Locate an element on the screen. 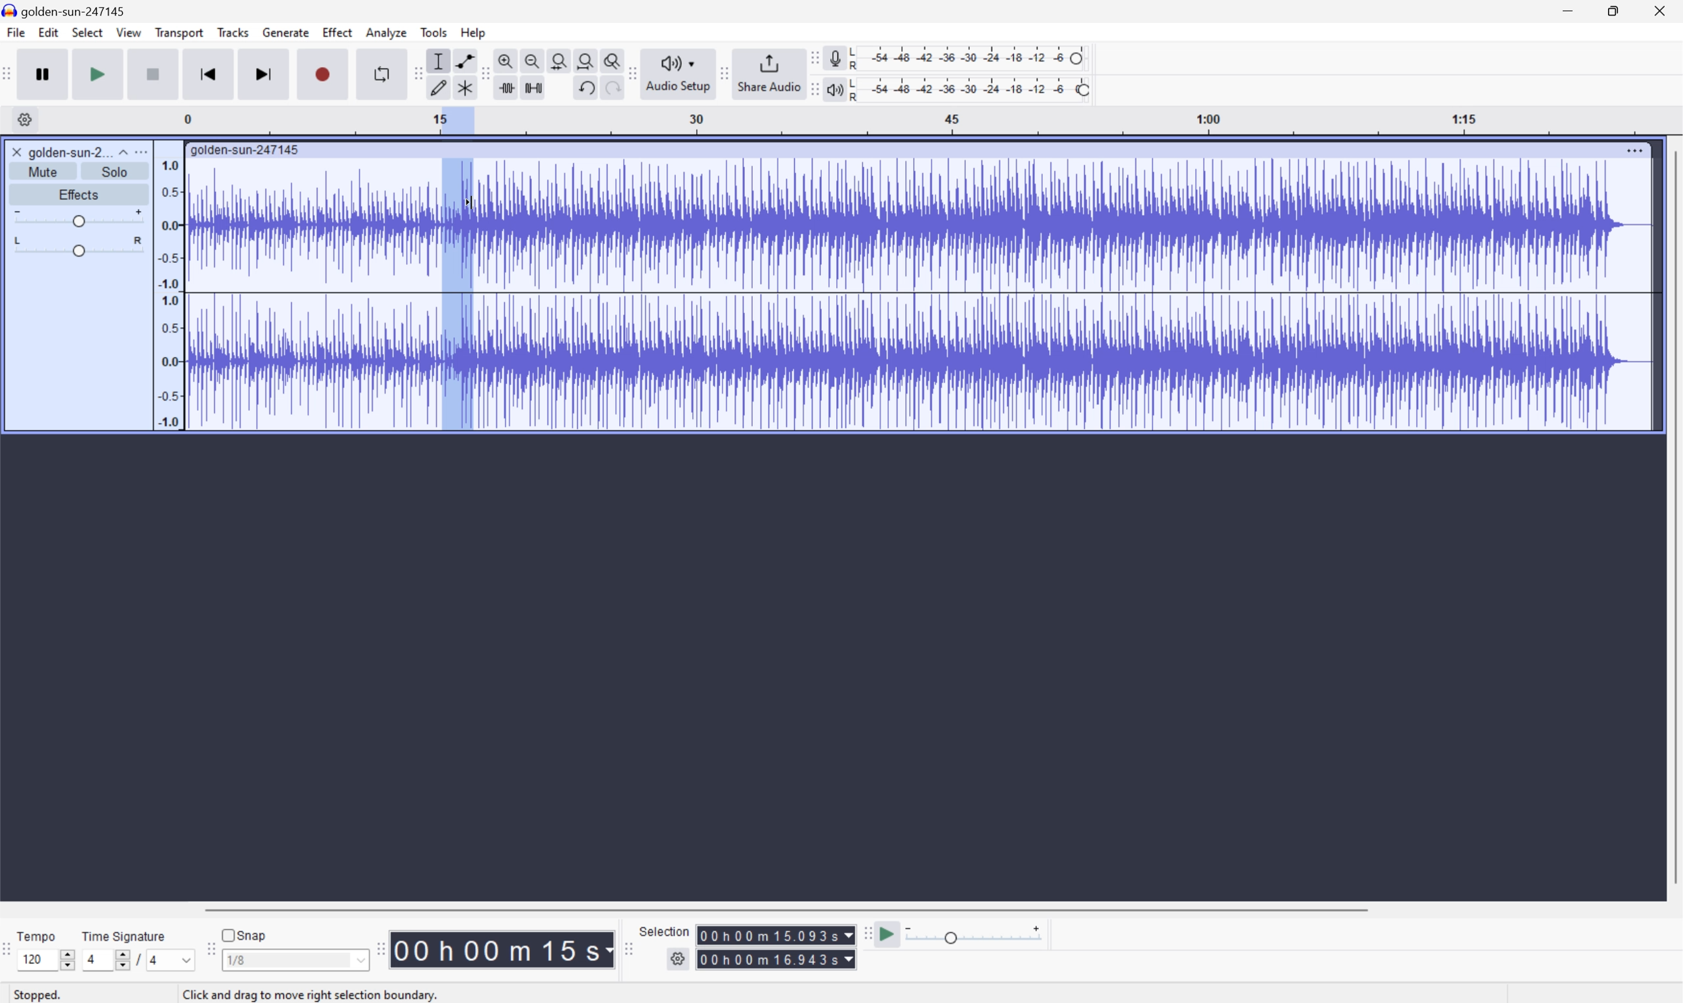  More is located at coordinates (144, 151).